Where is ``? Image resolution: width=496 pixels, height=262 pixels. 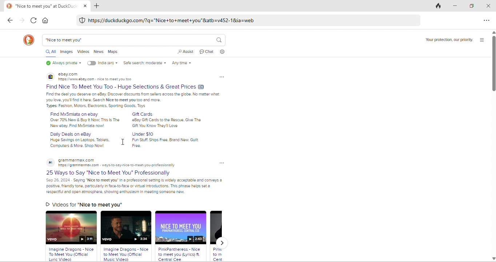
 is located at coordinates (125, 254).